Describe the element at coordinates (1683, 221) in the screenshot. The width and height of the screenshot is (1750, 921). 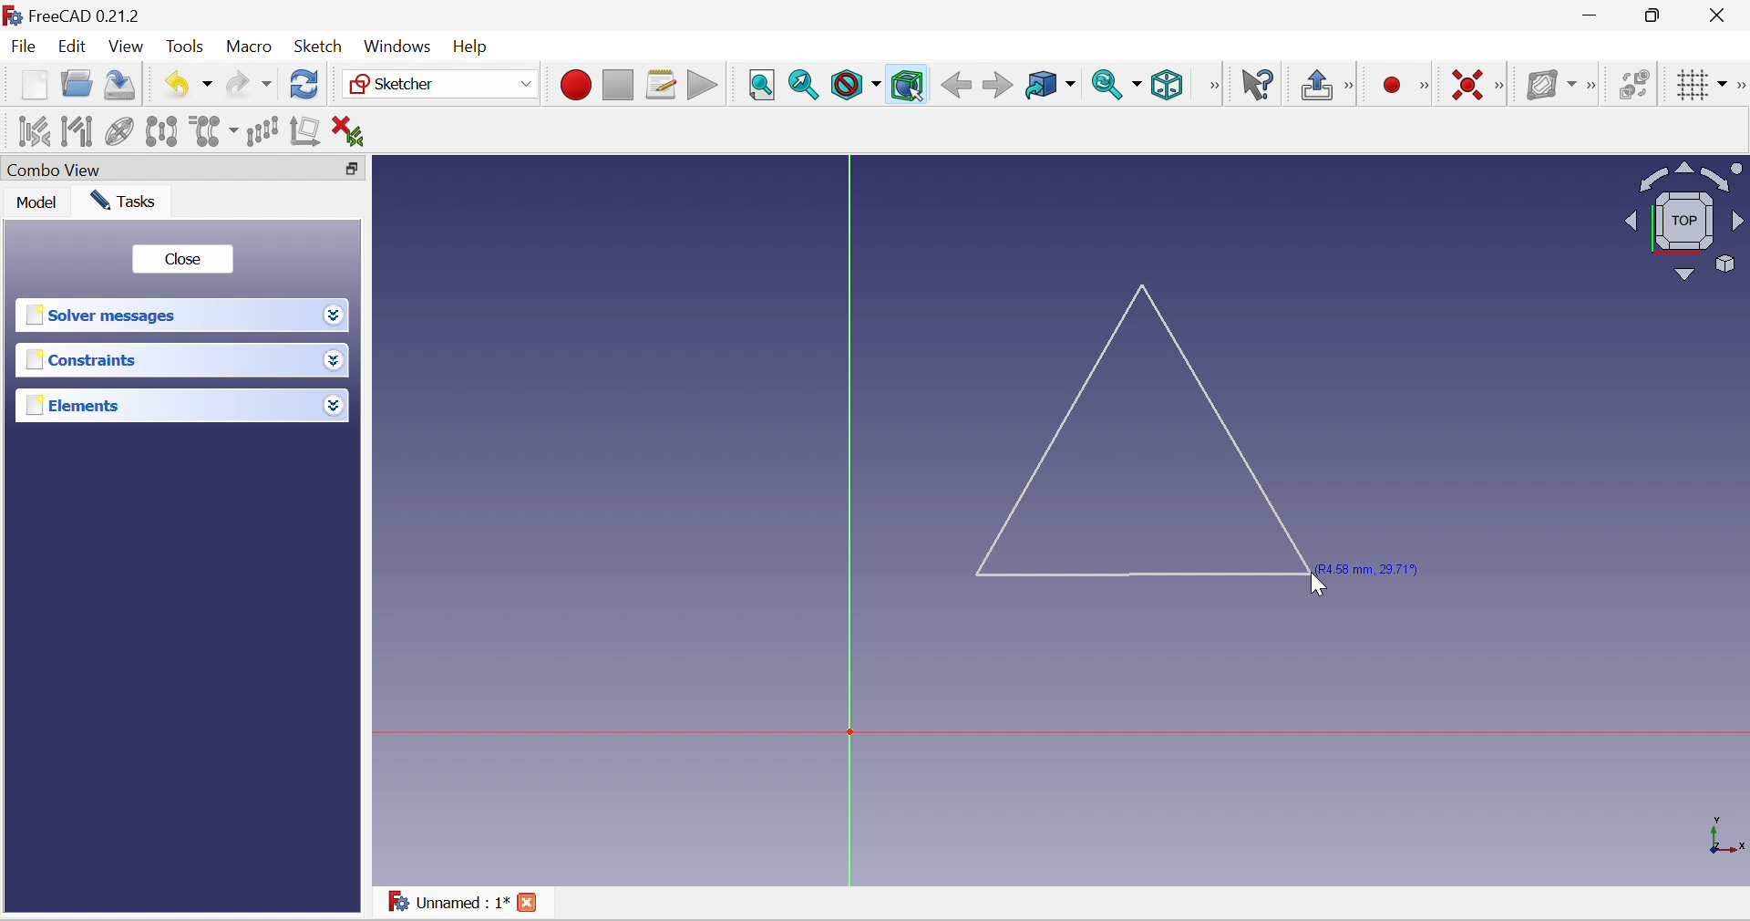
I see `Viewing angle` at that location.